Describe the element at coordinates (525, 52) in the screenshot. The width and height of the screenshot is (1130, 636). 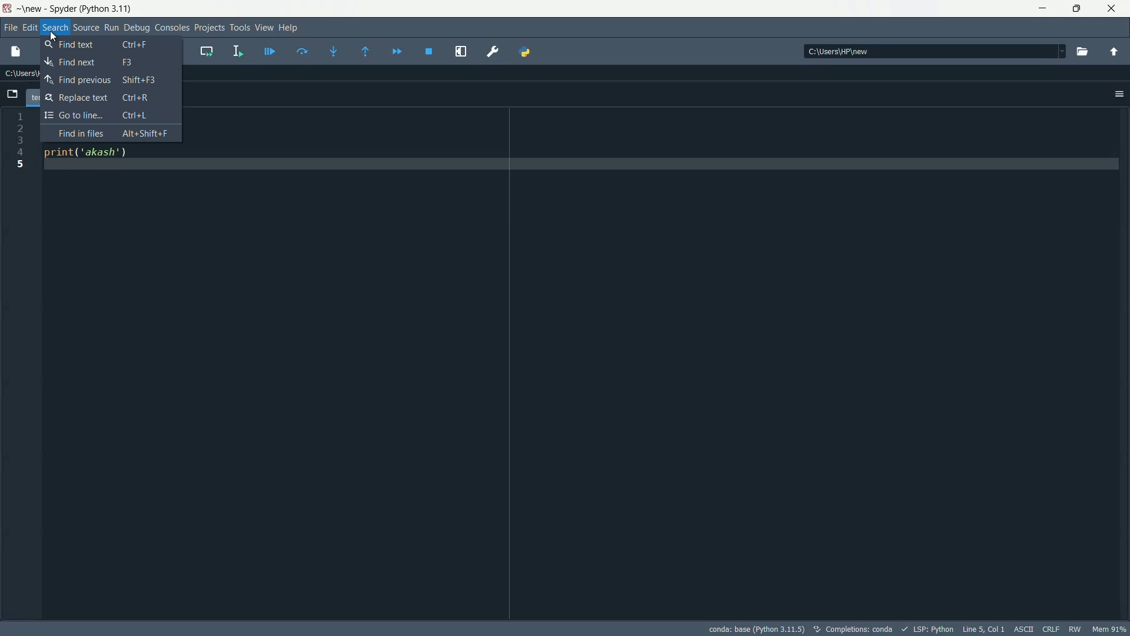
I see `python path manager` at that location.